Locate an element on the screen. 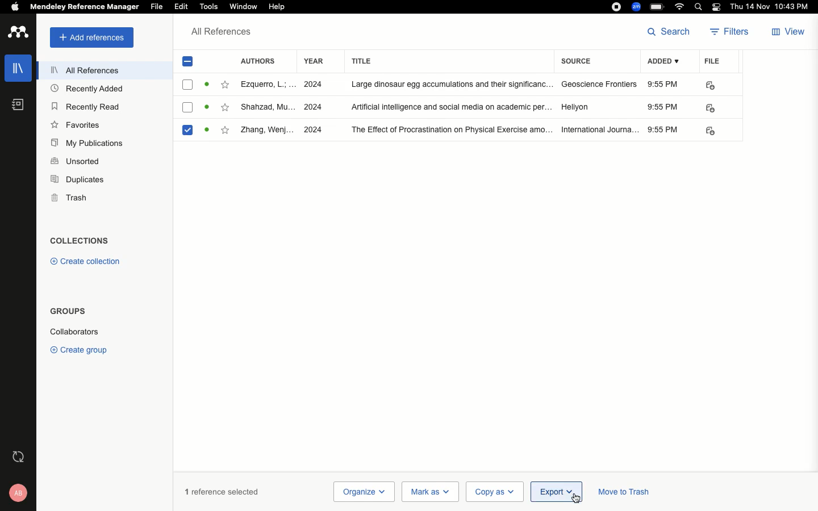 The height and width of the screenshot is (511, 818). Unsorted is located at coordinates (76, 161).